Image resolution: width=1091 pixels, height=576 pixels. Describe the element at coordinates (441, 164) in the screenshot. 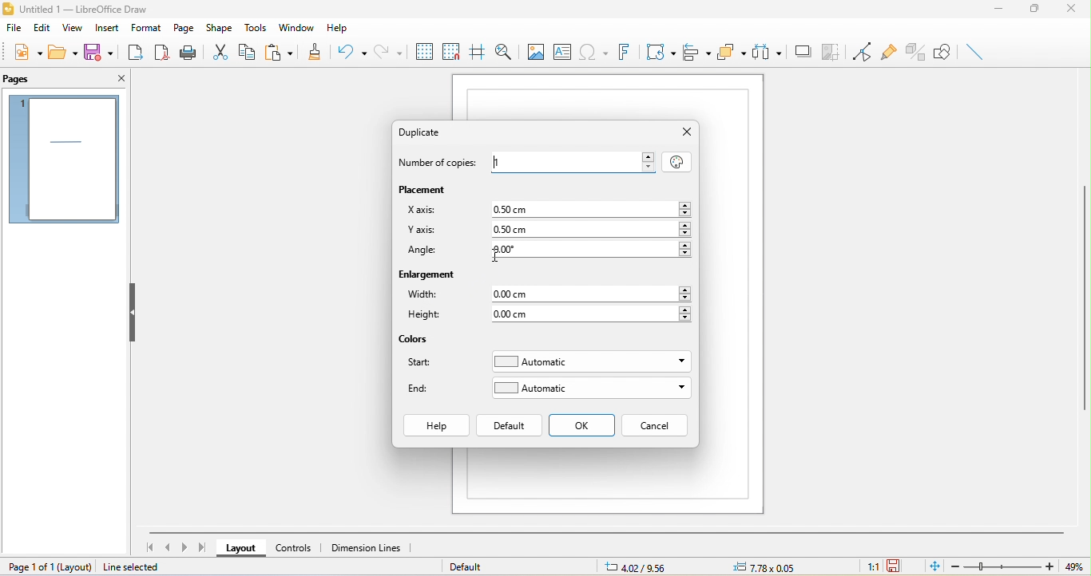

I see `number of copies` at that location.